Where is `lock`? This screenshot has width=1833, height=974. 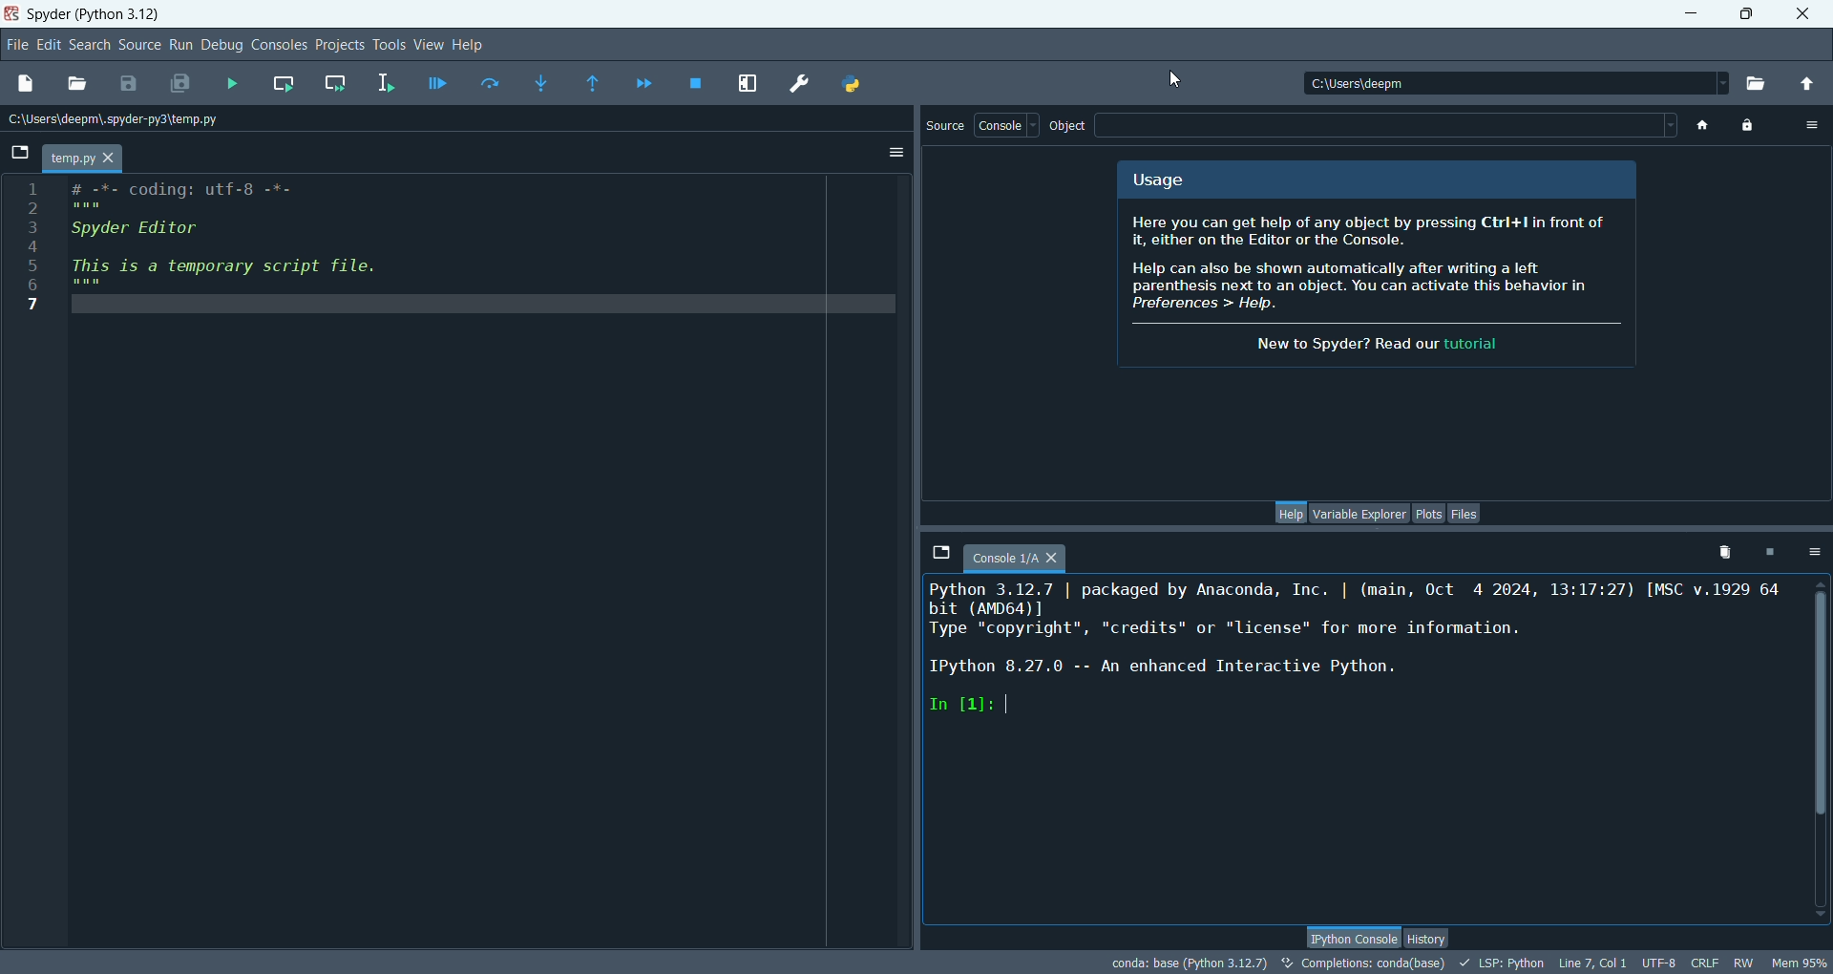
lock is located at coordinates (1745, 125).